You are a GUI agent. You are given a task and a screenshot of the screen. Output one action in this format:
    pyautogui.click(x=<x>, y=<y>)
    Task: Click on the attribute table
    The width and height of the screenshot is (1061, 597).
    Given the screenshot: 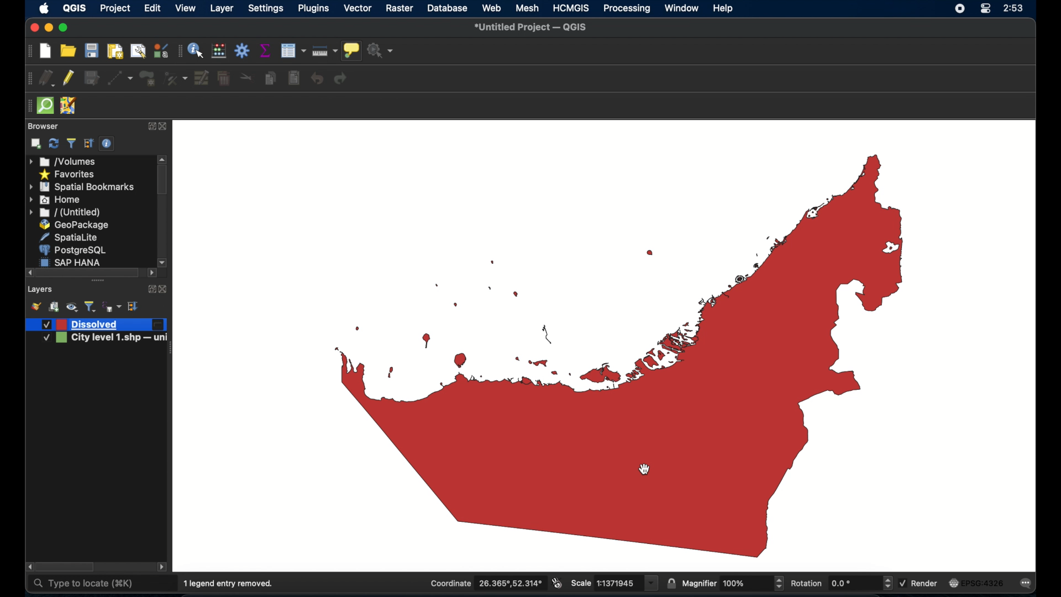 What is the action you would take?
    pyautogui.click(x=179, y=51)
    